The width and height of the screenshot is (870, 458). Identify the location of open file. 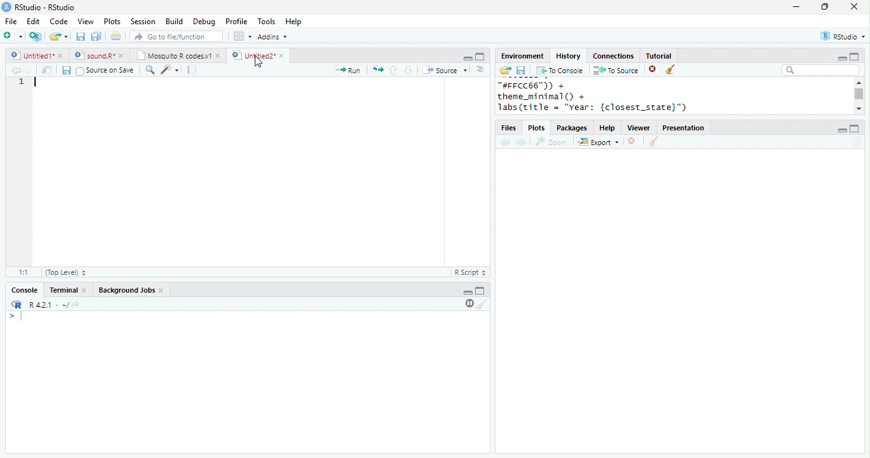
(59, 37).